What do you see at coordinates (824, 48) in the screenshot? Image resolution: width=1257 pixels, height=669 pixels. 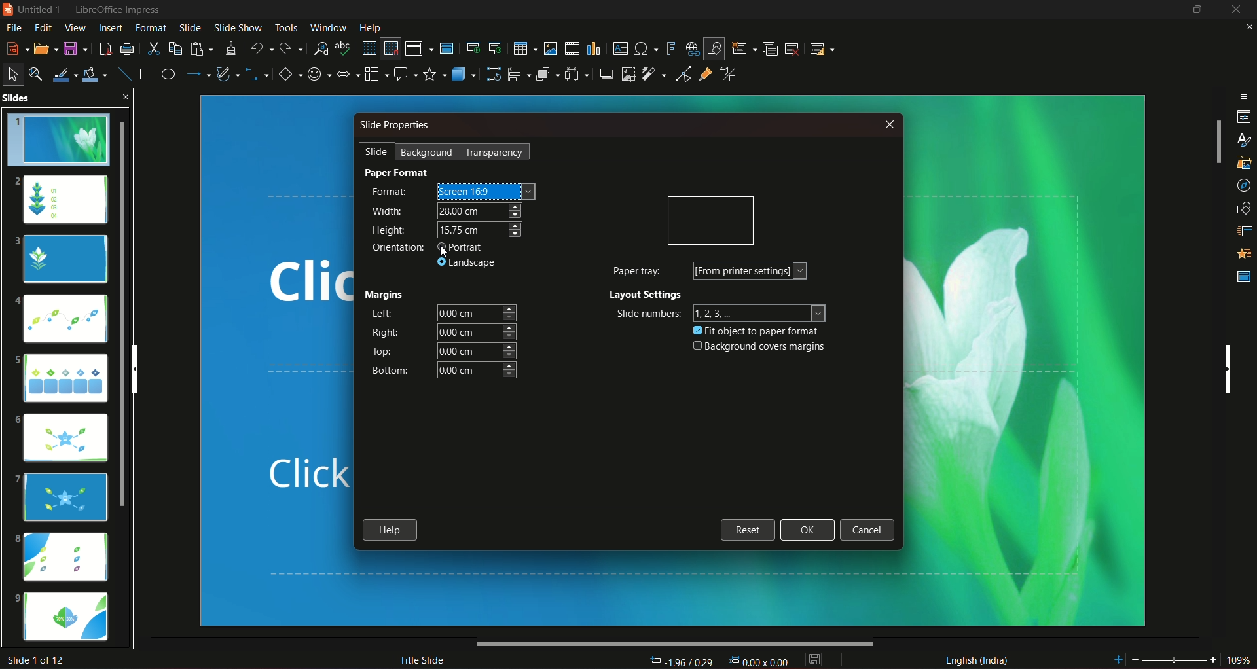 I see `slide layout` at bounding box center [824, 48].